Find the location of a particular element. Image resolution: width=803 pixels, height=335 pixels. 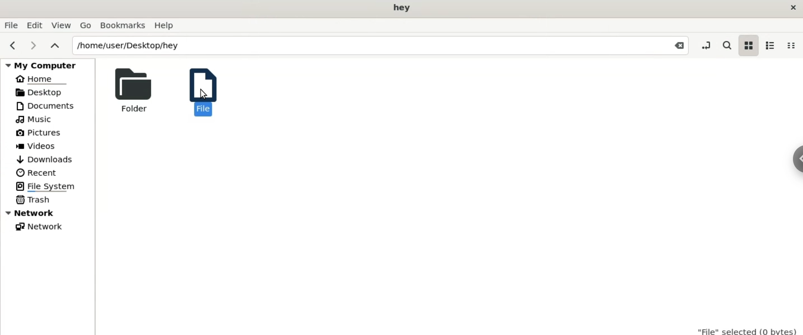

view is located at coordinates (60, 25).